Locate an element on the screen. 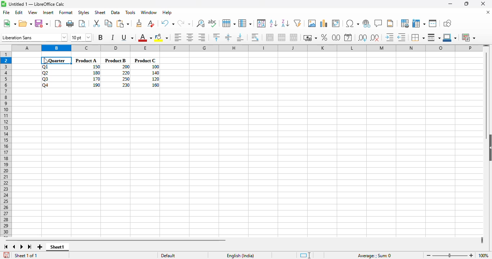 The image size is (492, 259). Untitled 1 — LibreOffice Calc is located at coordinates (37, 4).